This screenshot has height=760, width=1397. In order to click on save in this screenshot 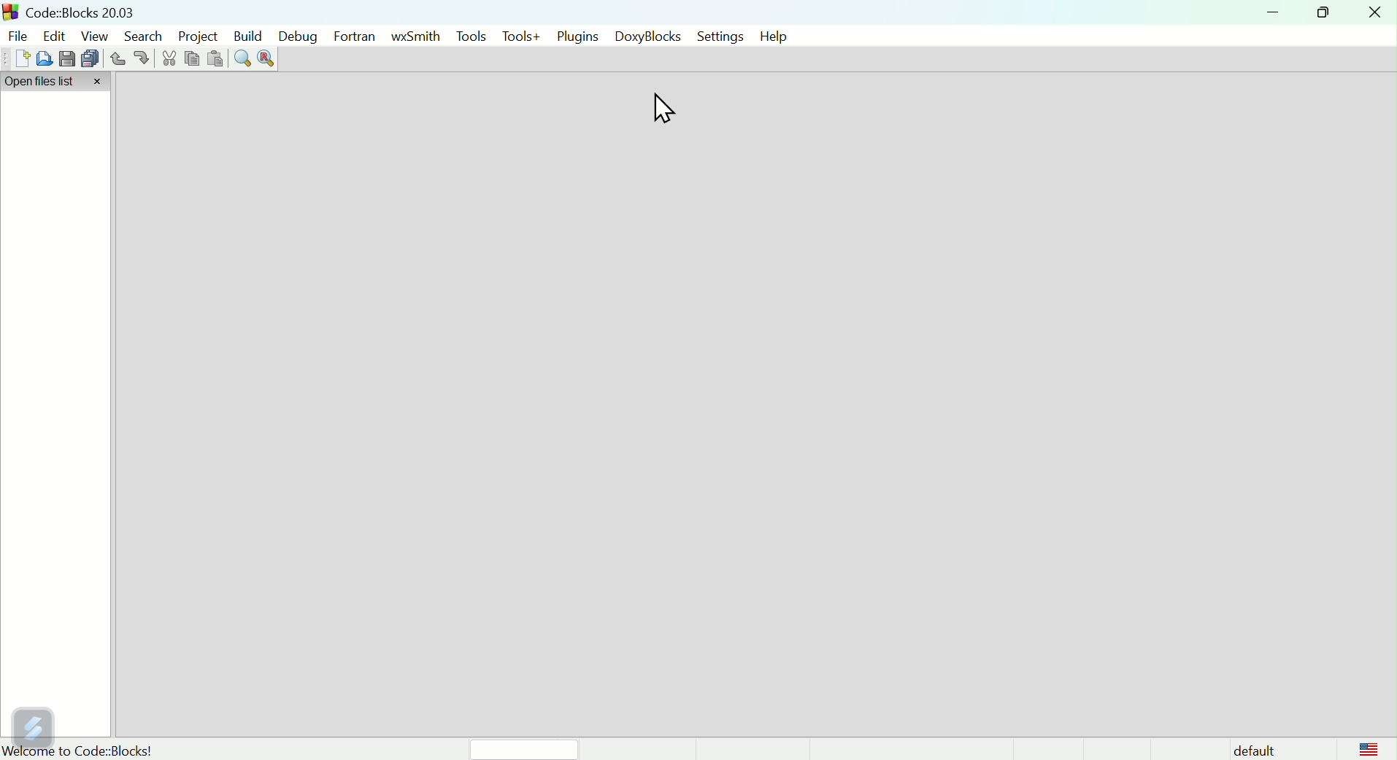, I will do `click(65, 57)`.